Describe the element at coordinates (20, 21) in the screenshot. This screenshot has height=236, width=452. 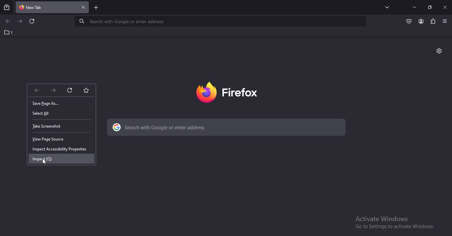
I see `go to next page` at that location.